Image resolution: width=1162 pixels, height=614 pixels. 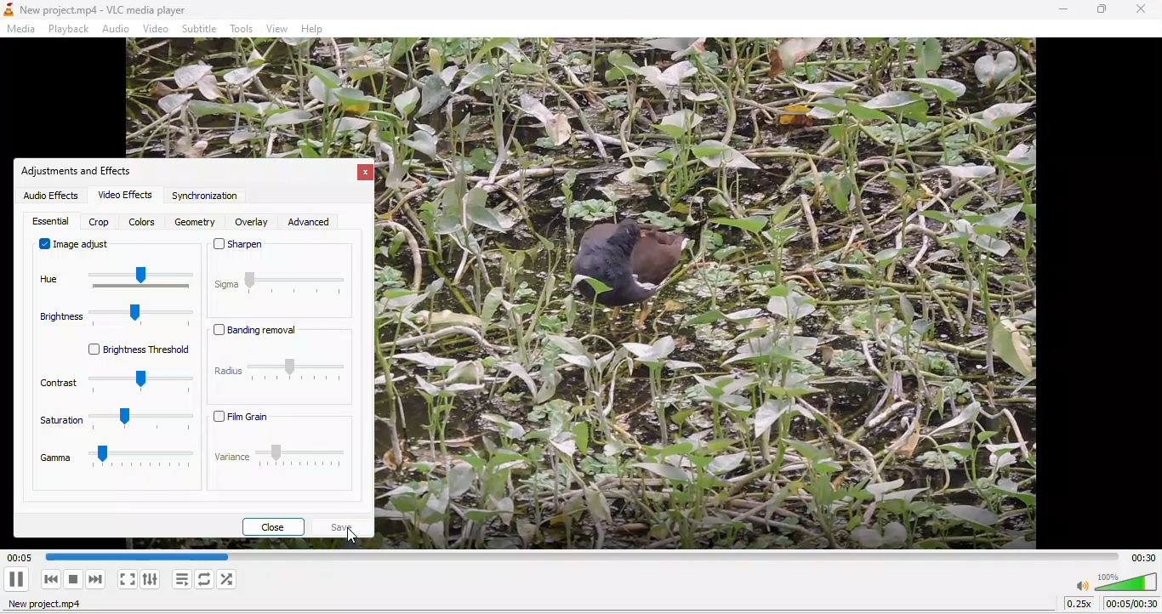 What do you see at coordinates (1115, 582) in the screenshot?
I see `speakers` at bounding box center [1115, 582].